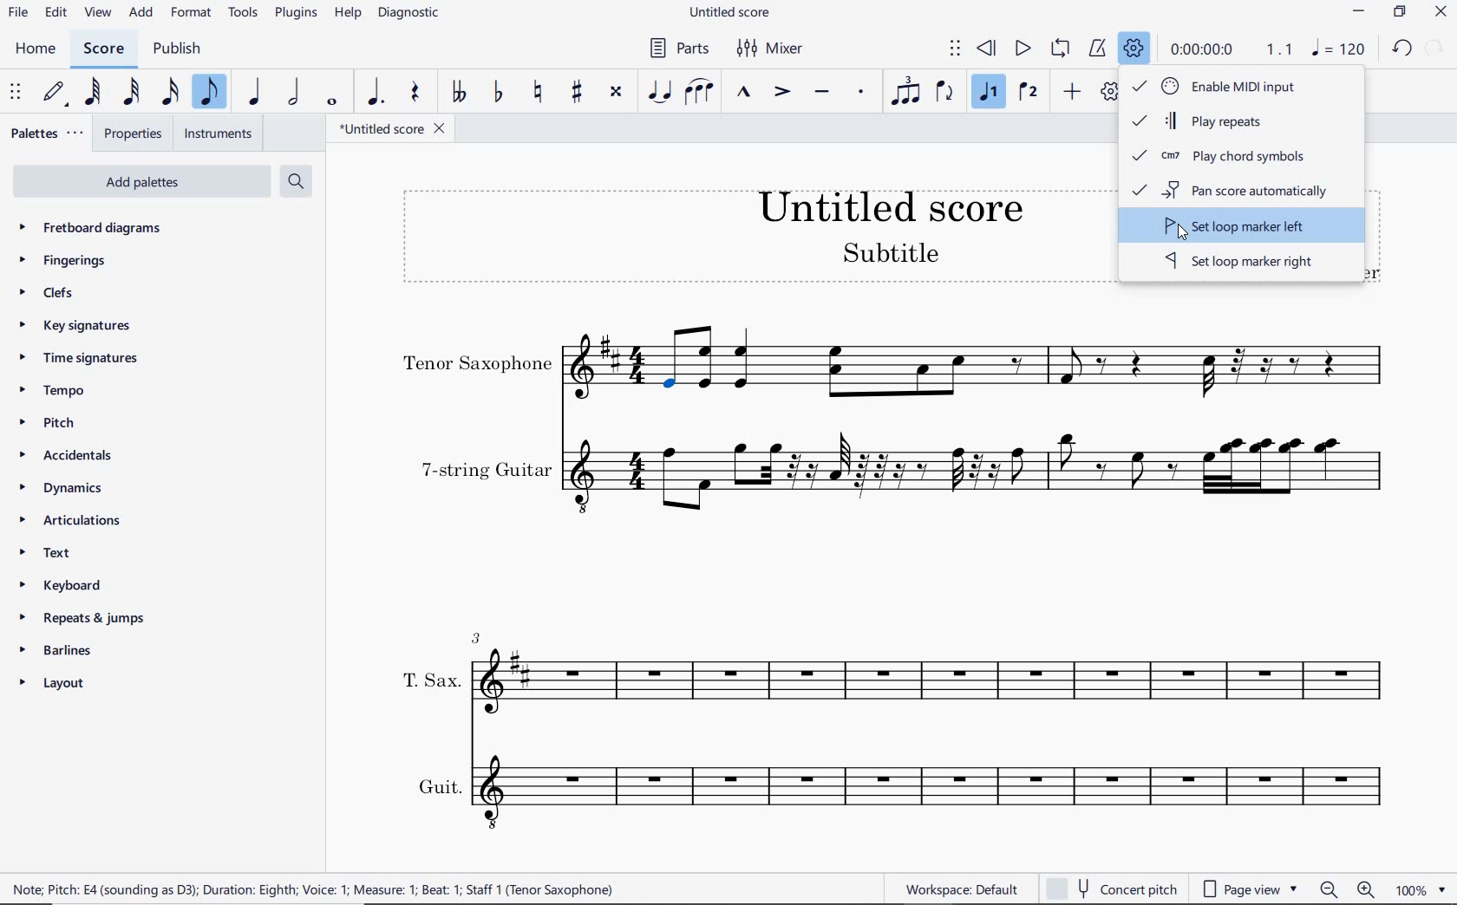 The height and width of the screenshot is (905, 1457). Describe the element at coordinates (965, 888) in the screenshot. I see `WORKSPACE: DEFAULT` at that location.